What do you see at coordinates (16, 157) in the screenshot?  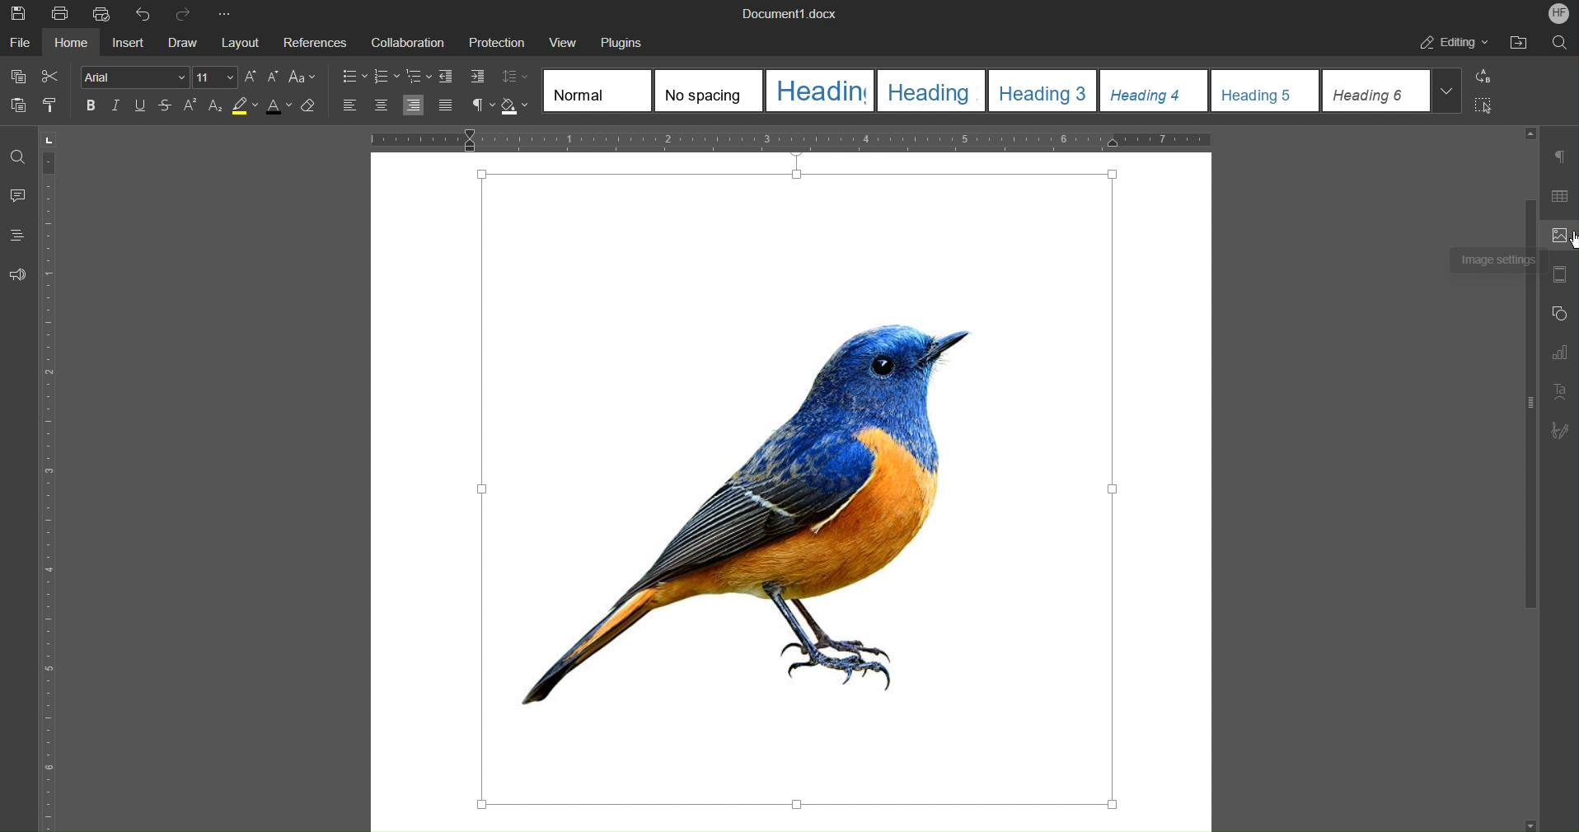 I see `Find` at bounding box center [16, 157].